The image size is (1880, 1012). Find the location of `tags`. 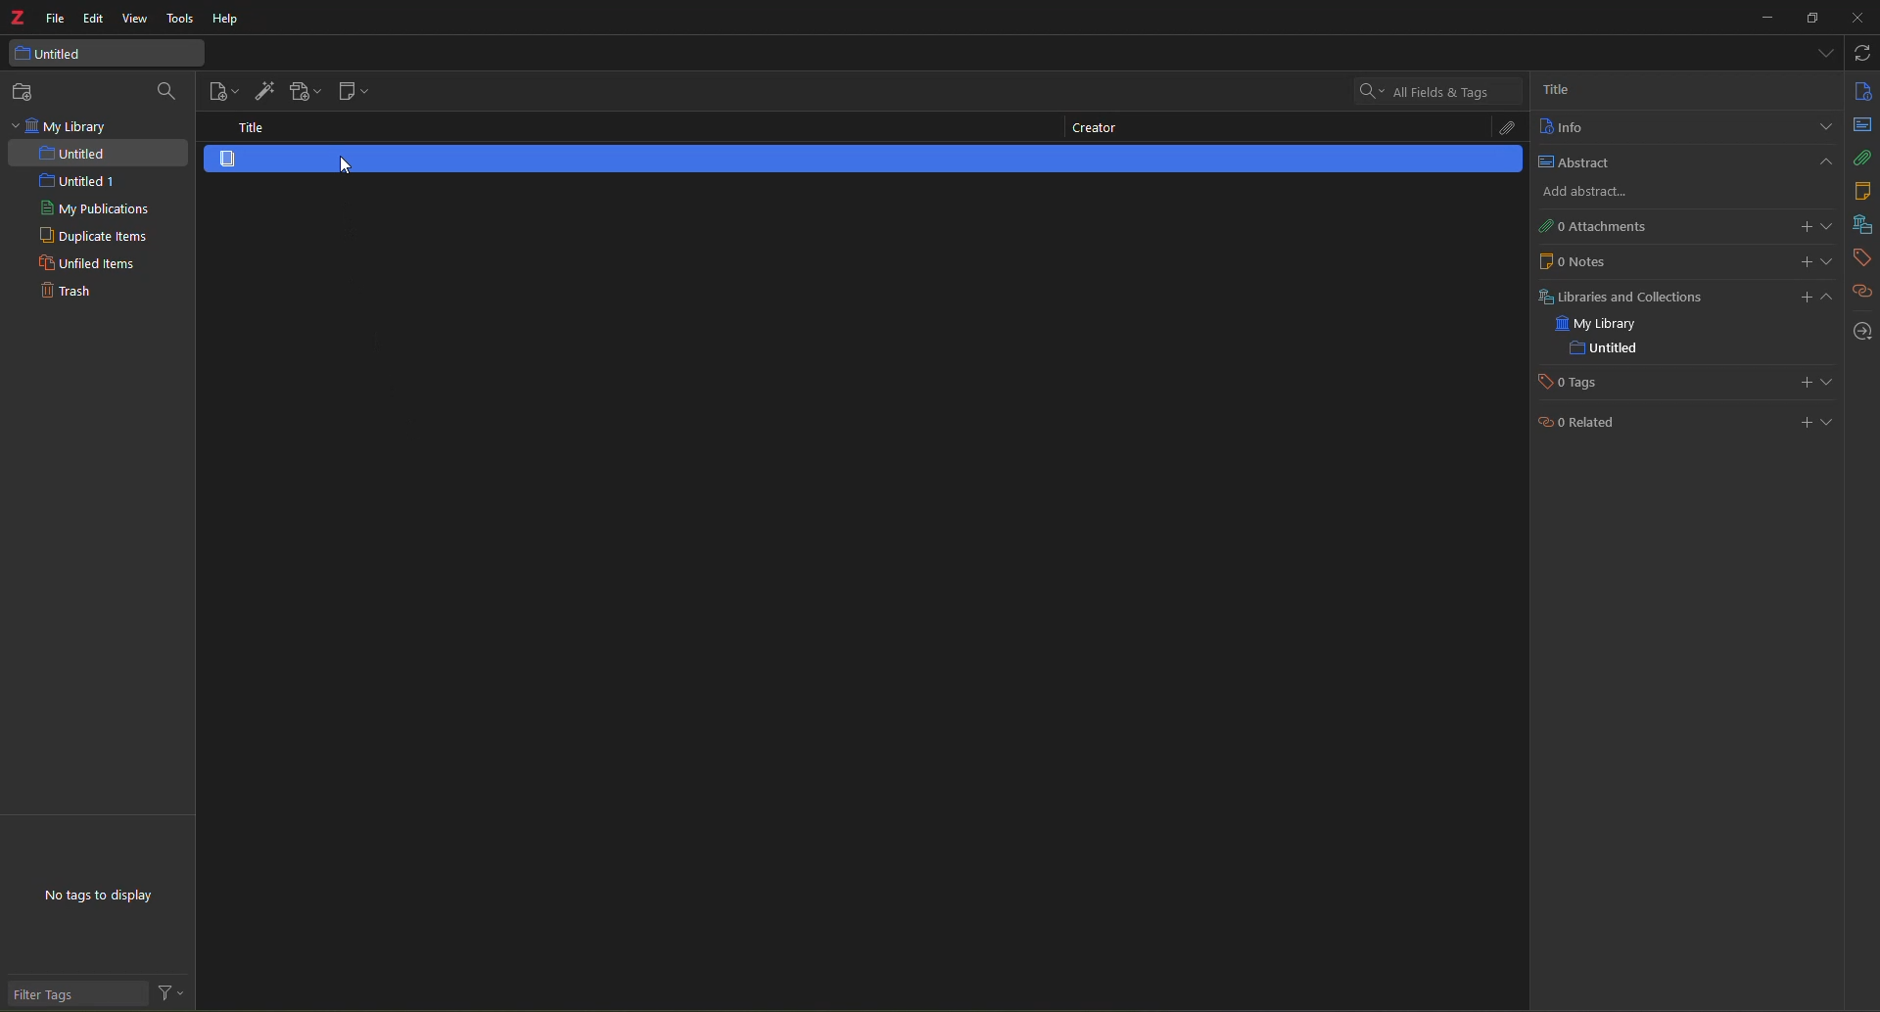

tags is located at coordinates (1860, 257).